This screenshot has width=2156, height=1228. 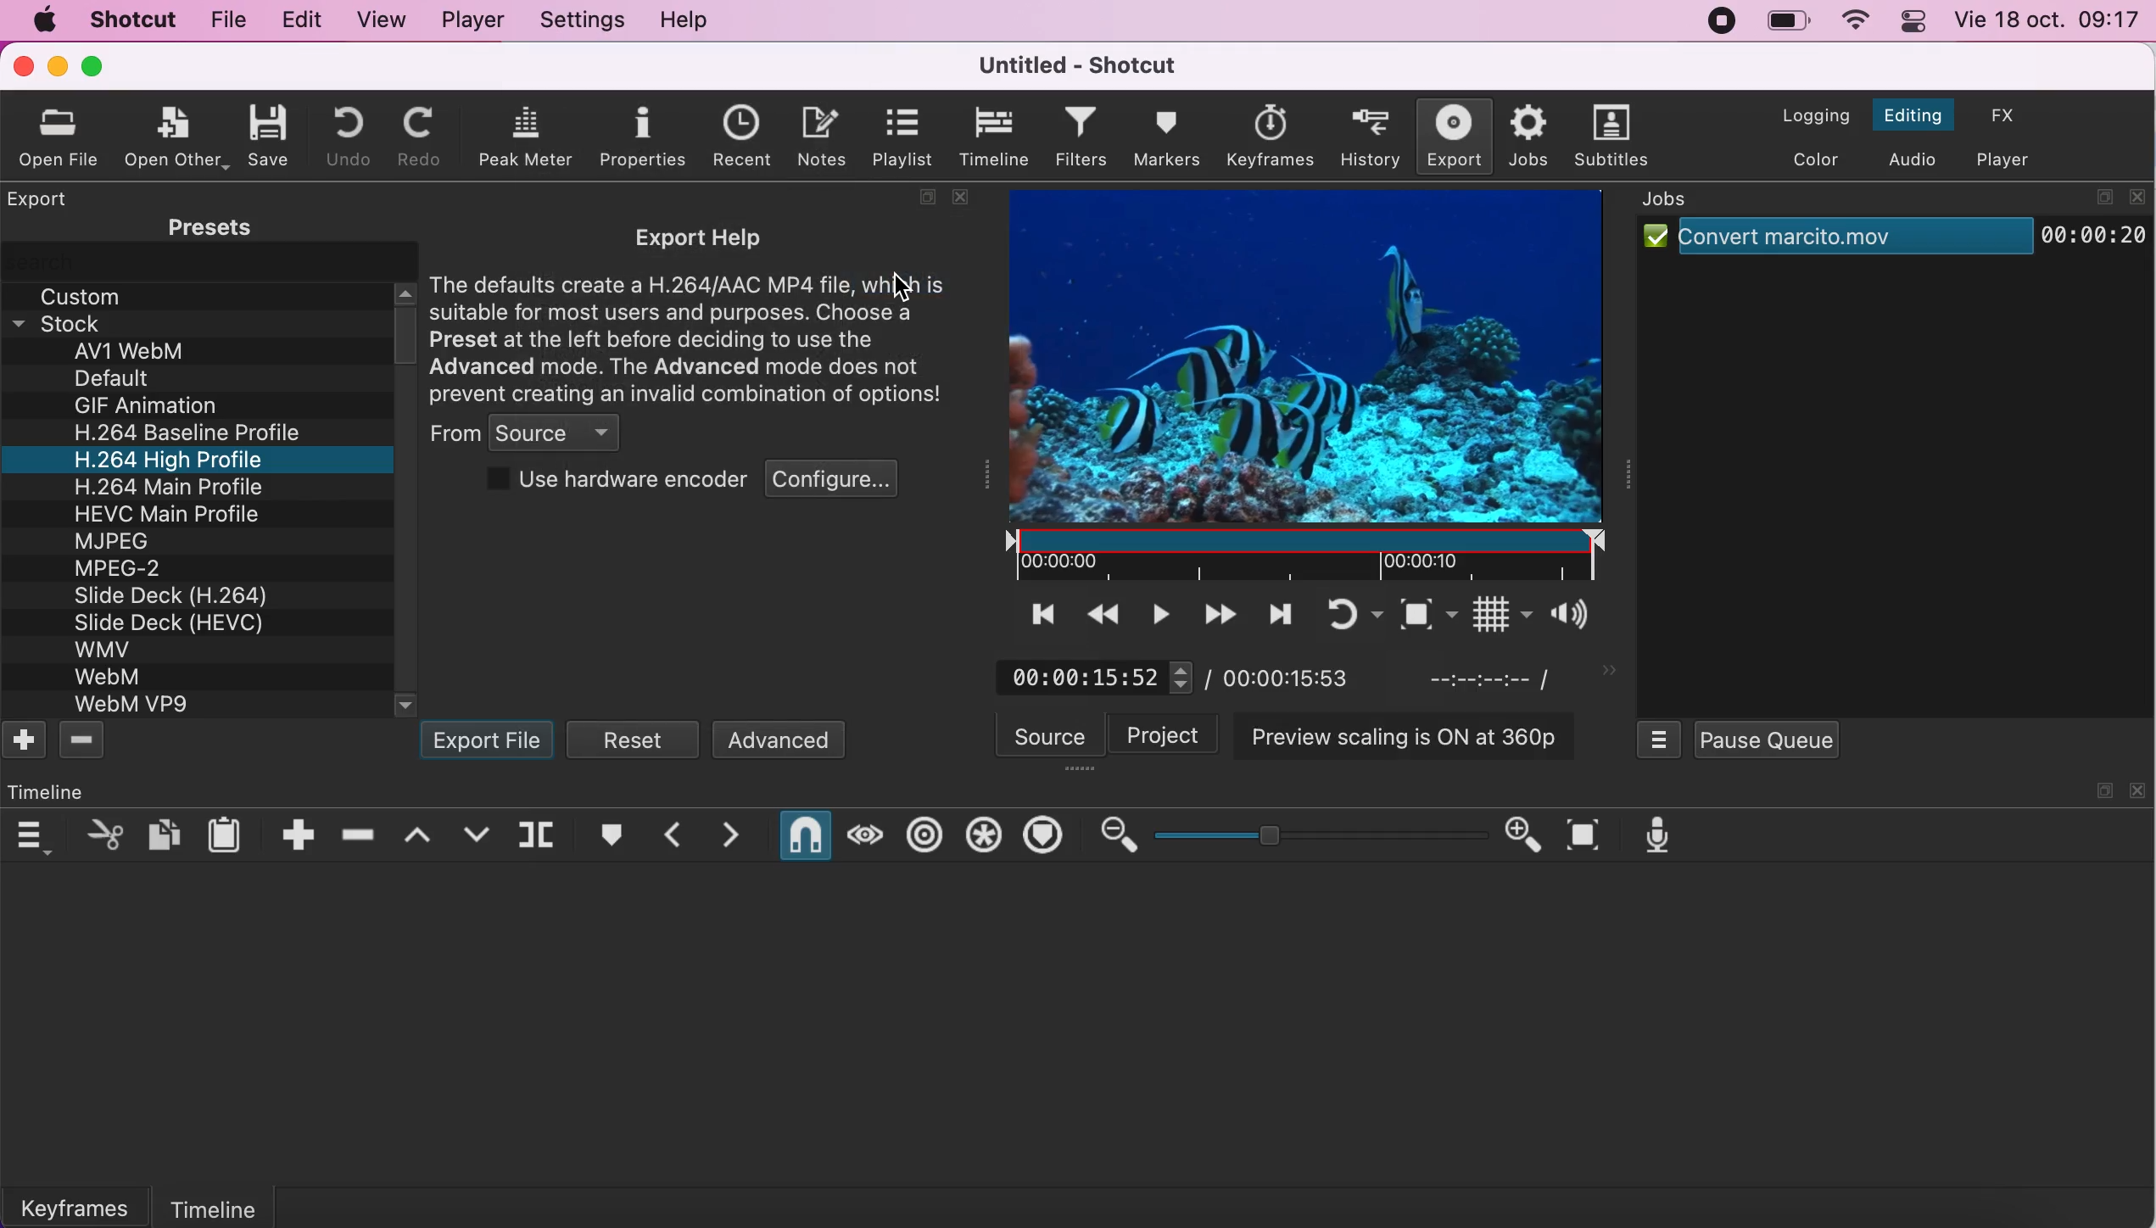 I want to click on Slide Deck (H.264), so click(x=172, y=595).